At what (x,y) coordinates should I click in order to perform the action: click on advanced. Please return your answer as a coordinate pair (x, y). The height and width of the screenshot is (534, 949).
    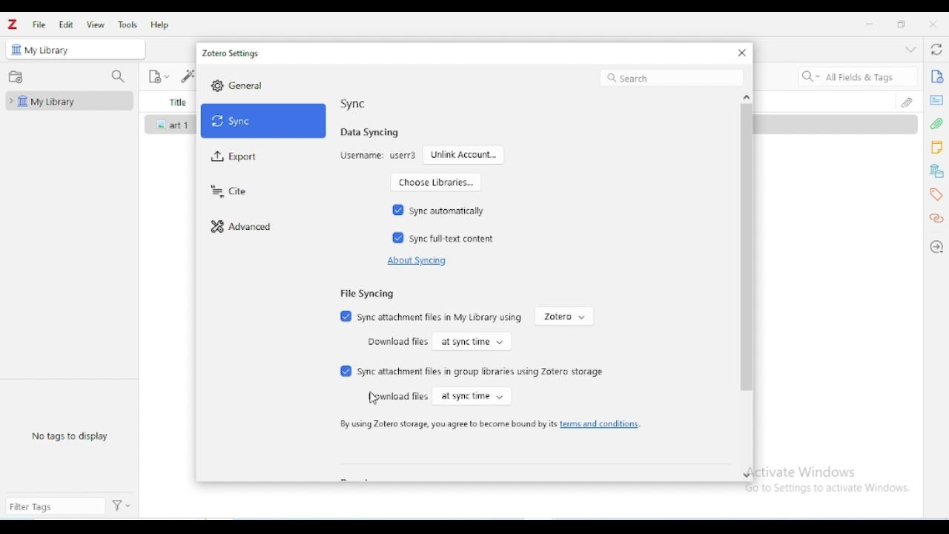
    Looking at the image, I should click on (242, 228).